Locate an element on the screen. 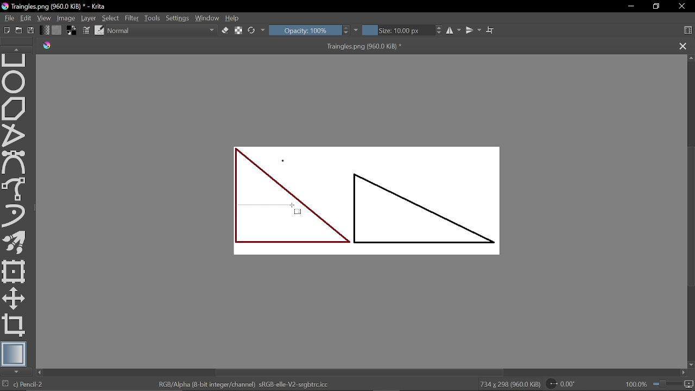  Two triangles is located at coordinates (375, 199).